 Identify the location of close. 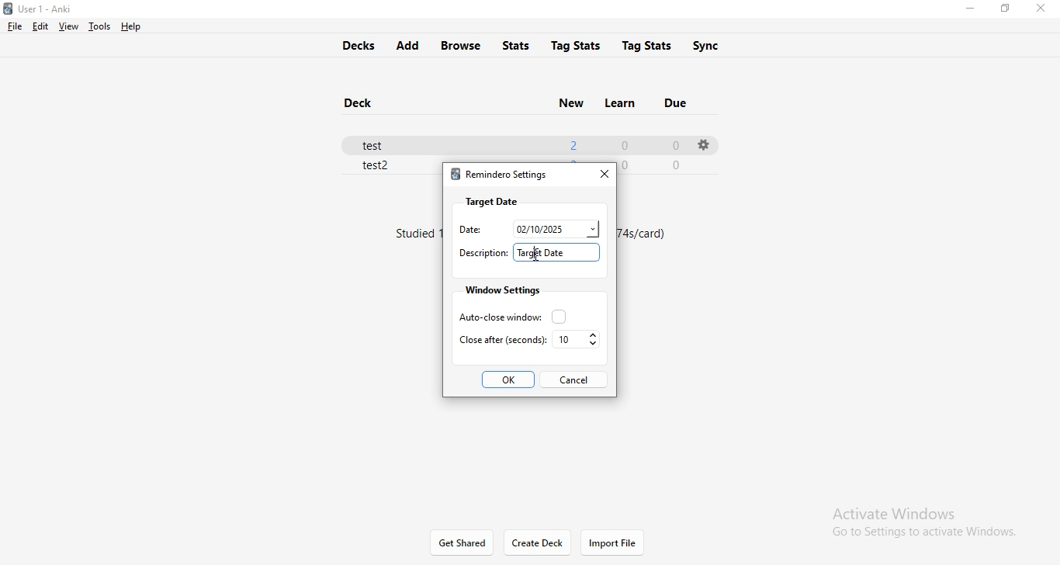
(1044, 9).